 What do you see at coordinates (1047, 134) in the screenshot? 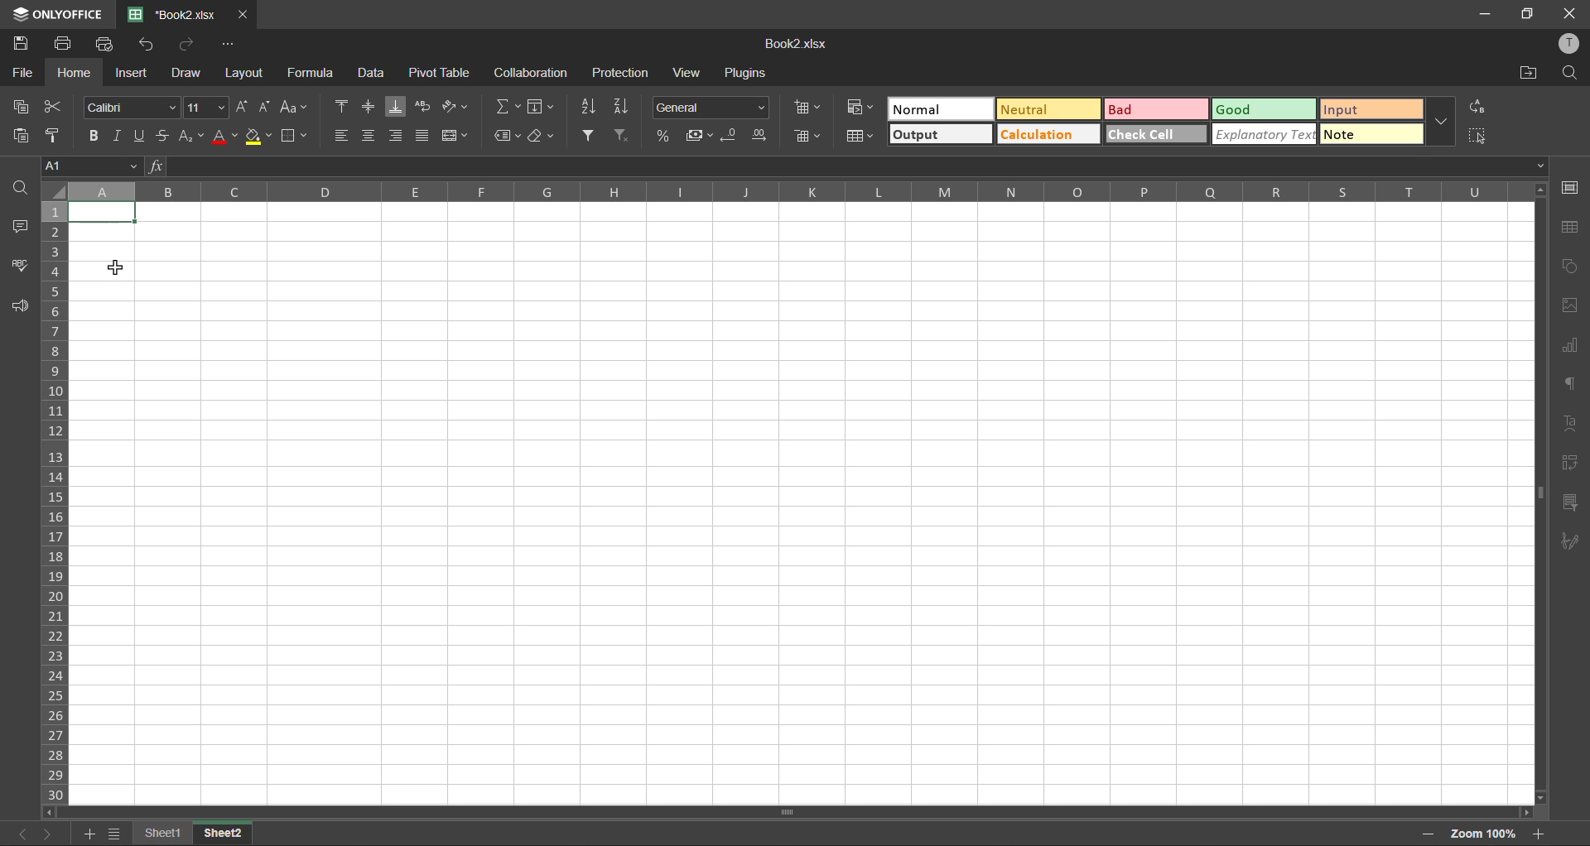
I see `calculation` at bounding box center [1047, 134].